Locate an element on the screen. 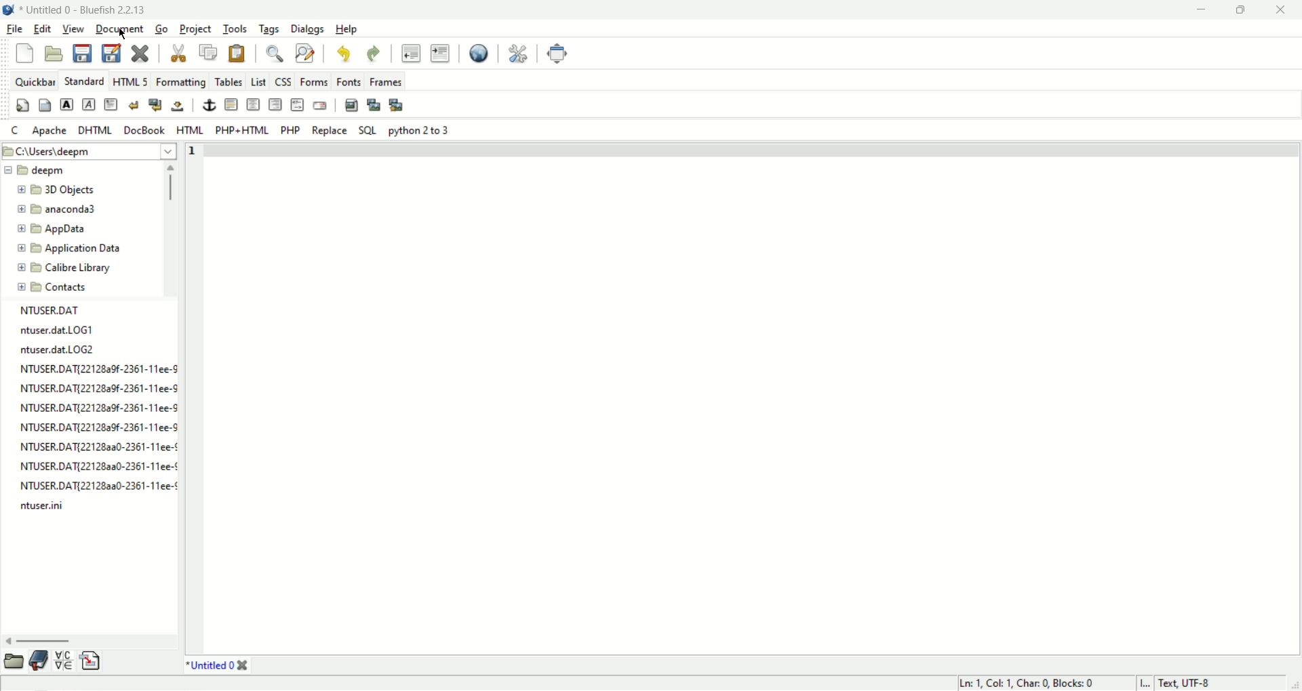 The height and width of the screenshot is (691, 1302). maxmize is located at coordinates (1242, 12).